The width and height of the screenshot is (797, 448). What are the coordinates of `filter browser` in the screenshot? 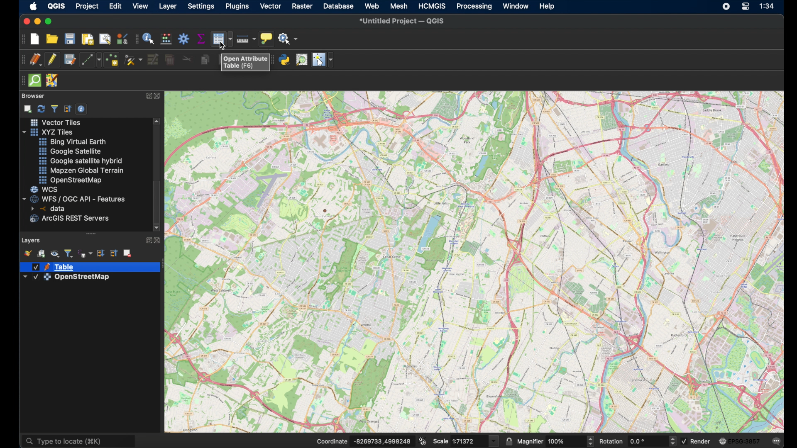 It's located at (54, 109).